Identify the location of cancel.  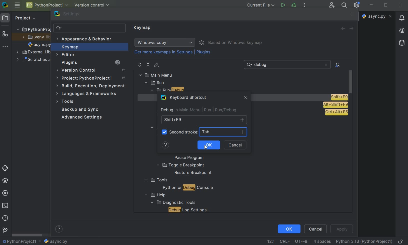
(316, 229).